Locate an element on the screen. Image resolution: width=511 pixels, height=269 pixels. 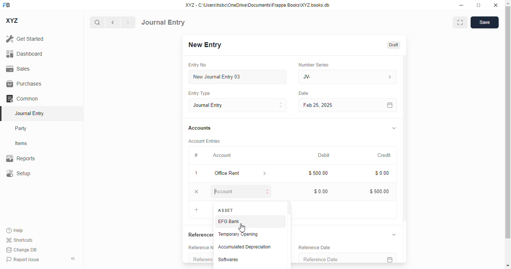
accumulated depreciation is located at coordinates (245, 247).